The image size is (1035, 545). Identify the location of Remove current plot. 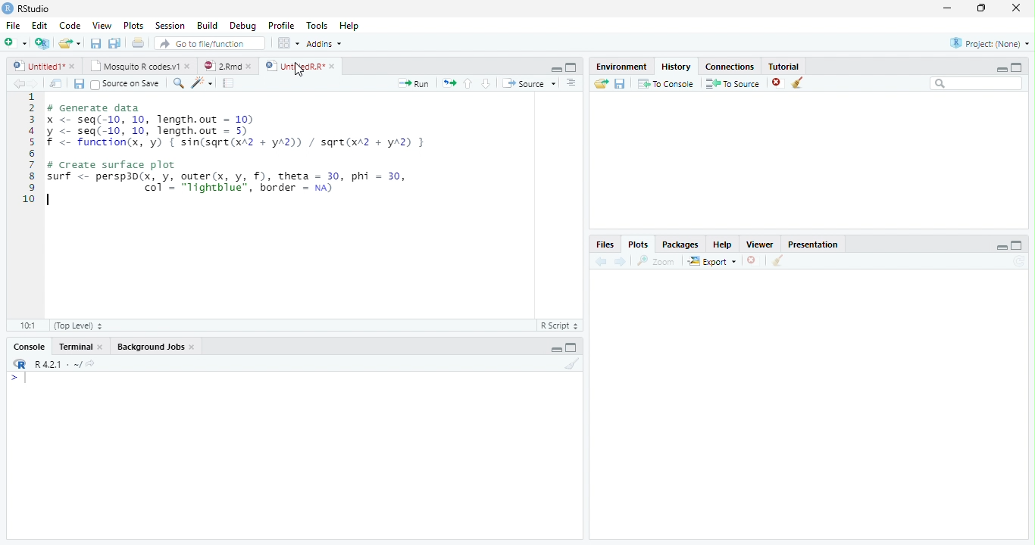
(755, 260).